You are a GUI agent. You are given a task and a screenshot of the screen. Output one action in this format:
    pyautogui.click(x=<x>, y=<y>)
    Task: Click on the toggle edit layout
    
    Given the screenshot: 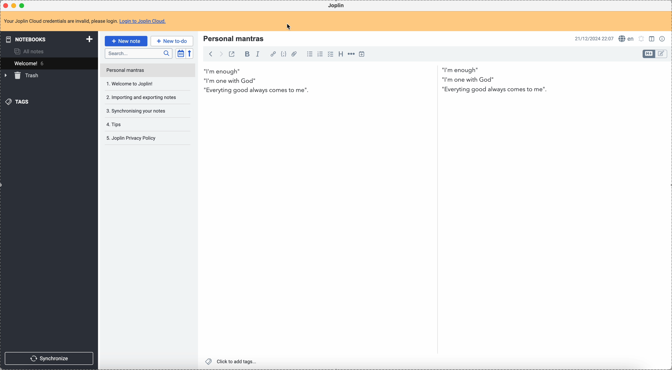 What is the action you would take?
    pyautogui.click(x=652, y=39)
    